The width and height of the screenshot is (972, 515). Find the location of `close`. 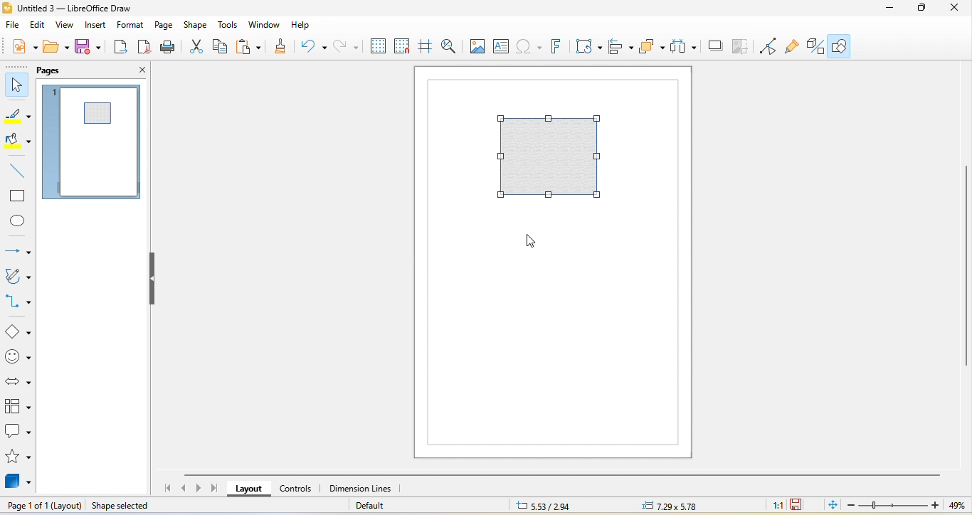

close is located at coordinates (958, 11).